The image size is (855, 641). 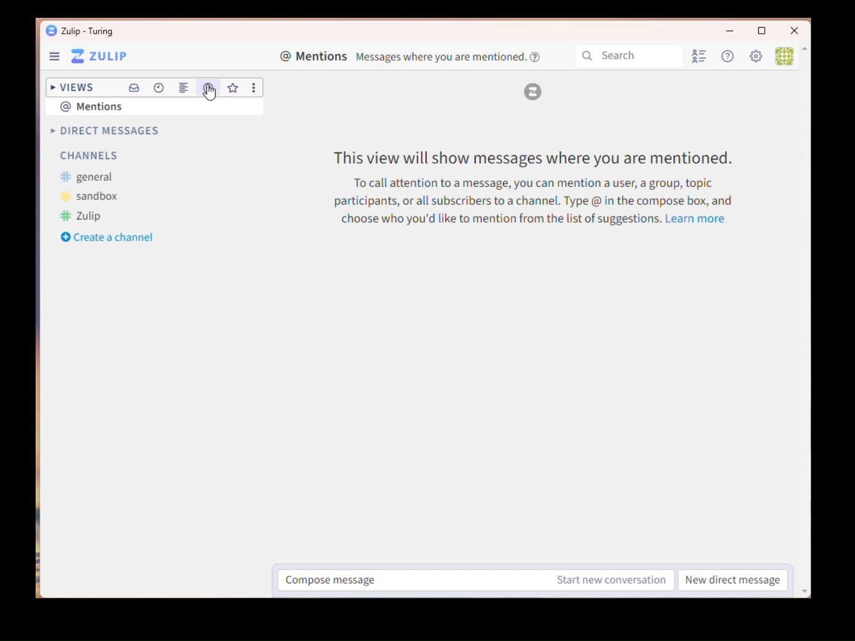 What do you see at coordinates (108, 237) in the screenshot?
I see `Create a channel` at bounding box center [108, 237].